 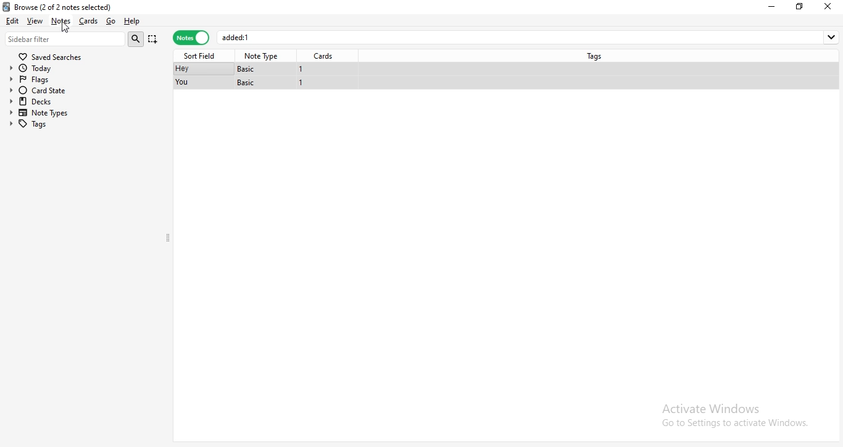 I want to click on cards, so click(x=87, y=21).